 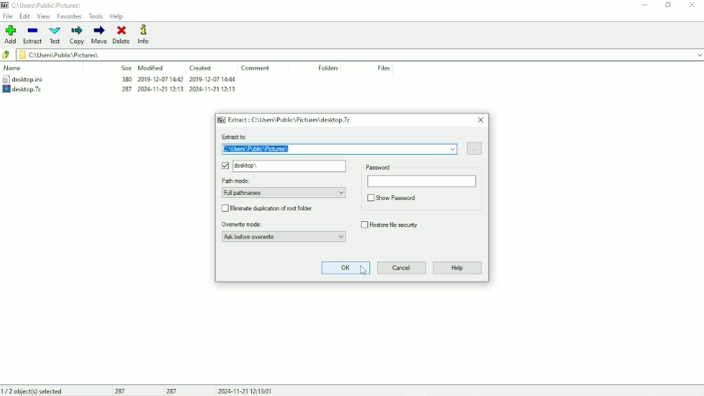 What do you see at coordinates (398, 197) in the screenshot?
I see `Show Password` at bounding box center [398, 197].